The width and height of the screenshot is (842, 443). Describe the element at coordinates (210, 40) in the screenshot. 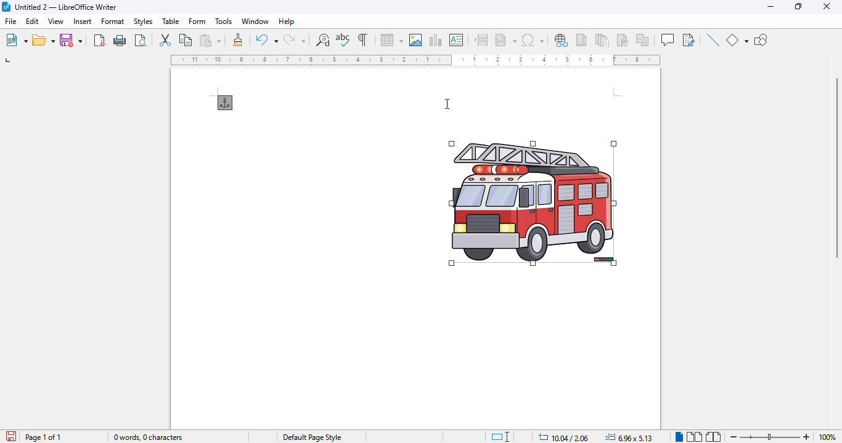

I see `paste` at that location.